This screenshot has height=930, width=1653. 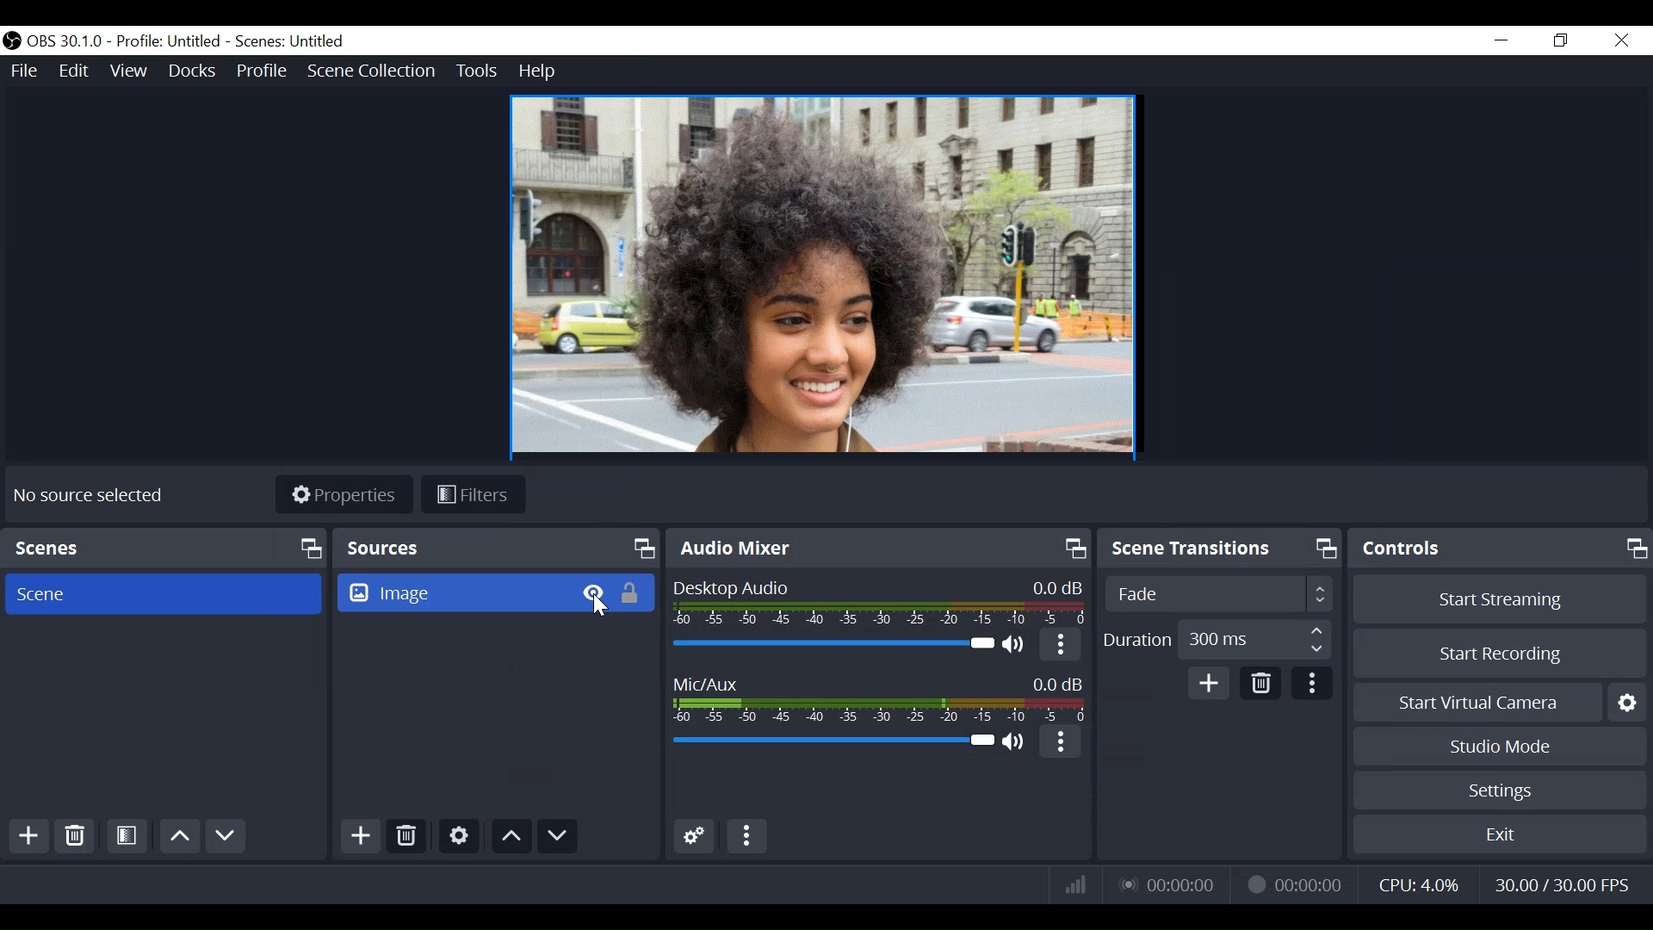 I want to click on Controls Panel, so click(x=1501, y=549).